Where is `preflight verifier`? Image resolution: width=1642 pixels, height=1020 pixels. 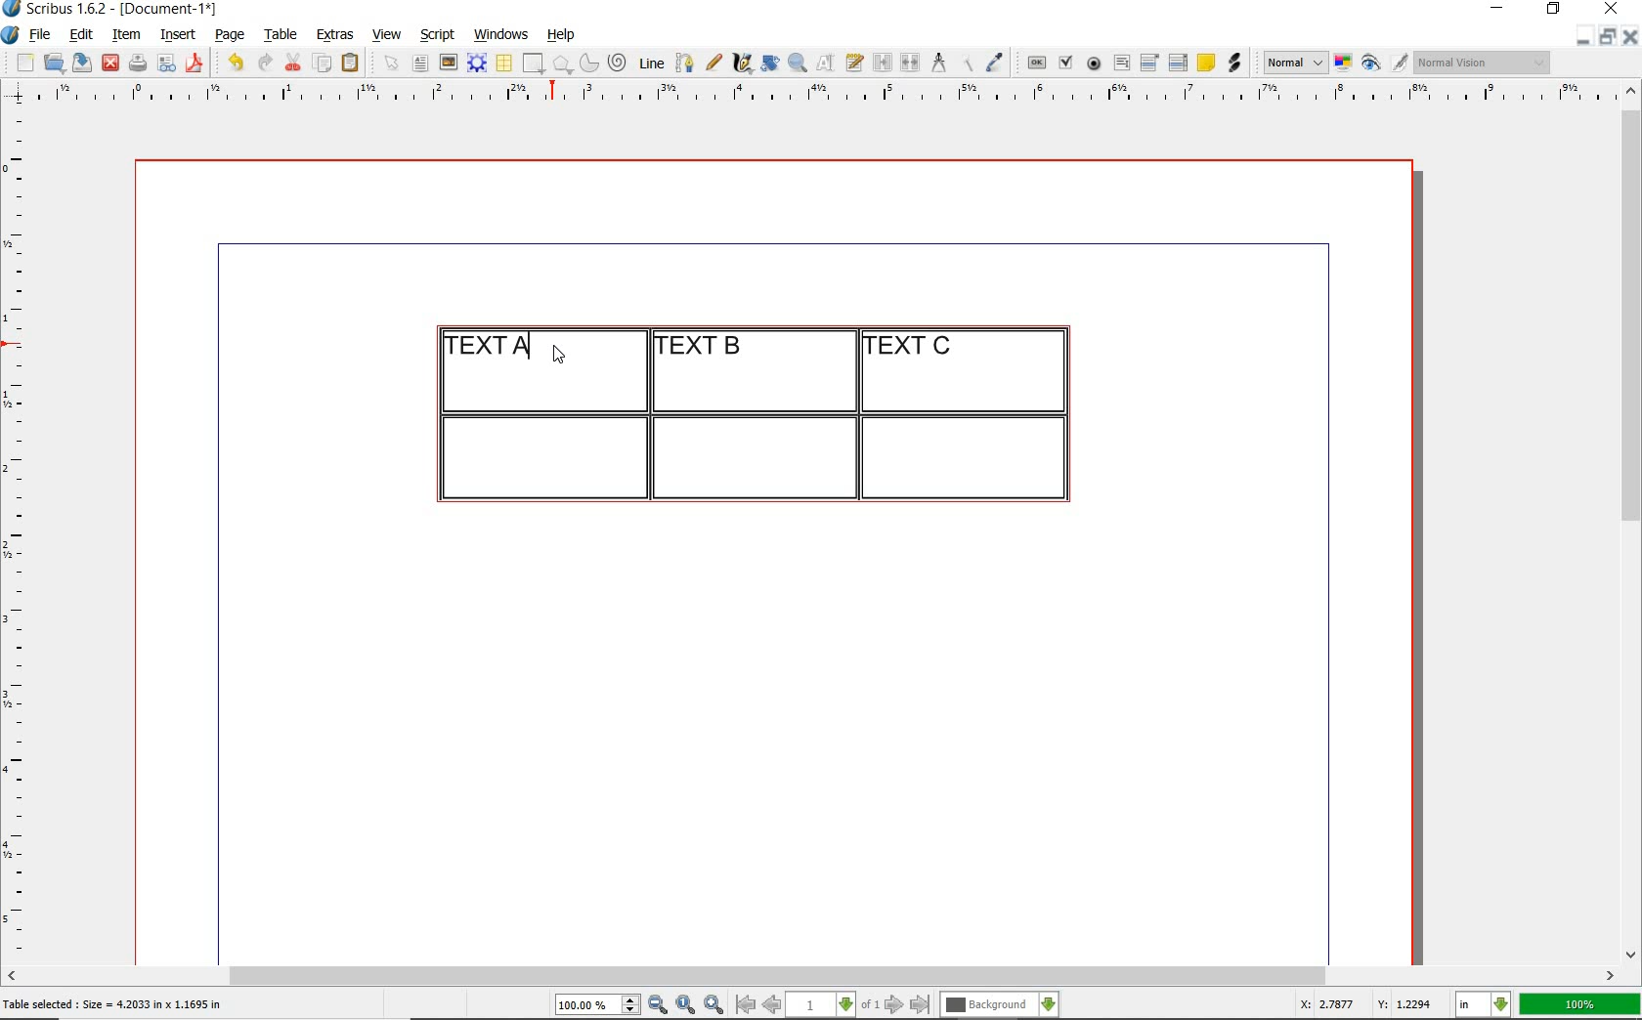 preflight verifier is located at coordinates (167, 64).